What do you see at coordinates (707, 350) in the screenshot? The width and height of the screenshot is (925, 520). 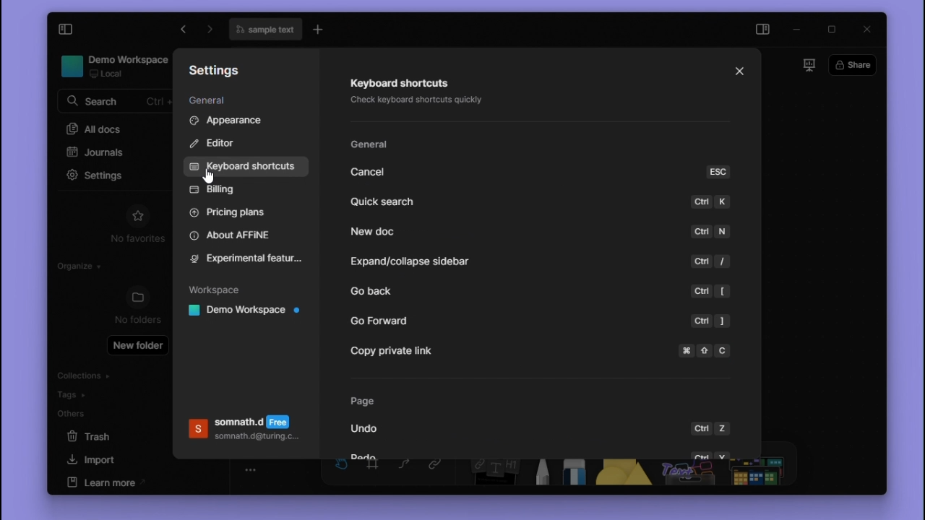 I see `Command Up Arrow C` at bounding box center [707, 350].